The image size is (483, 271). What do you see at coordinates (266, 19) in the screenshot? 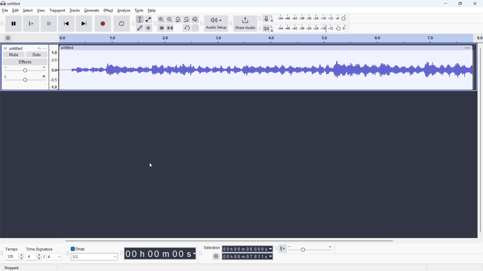
I see `recording metre` at bounding box center [266, 19].